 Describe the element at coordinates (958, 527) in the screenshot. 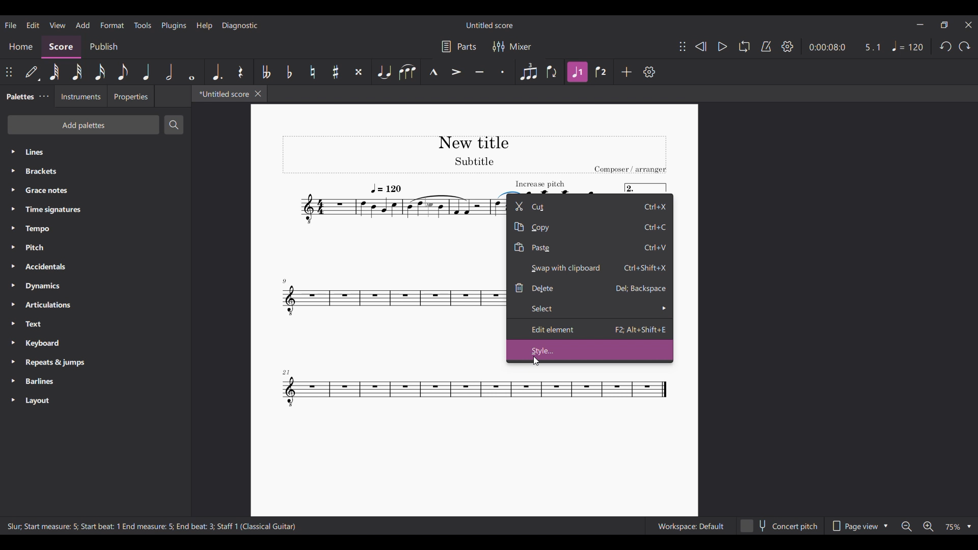

I see `Zoom options` at that location.